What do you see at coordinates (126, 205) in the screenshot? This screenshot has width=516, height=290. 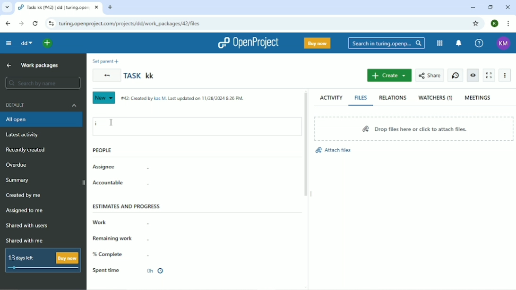 I see `Estimates and progress` at bounding box center [126, 205].